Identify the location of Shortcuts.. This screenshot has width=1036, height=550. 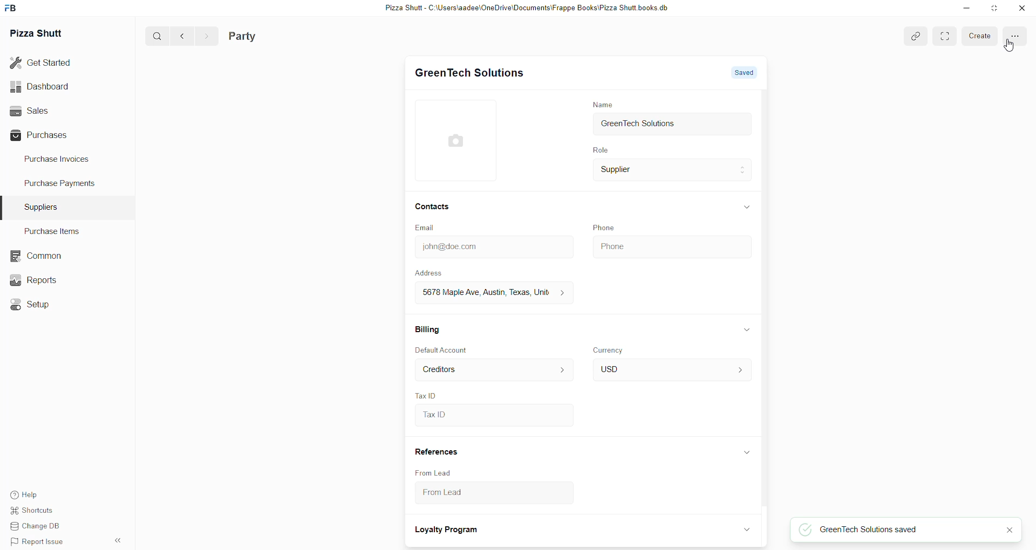
(39, 512).